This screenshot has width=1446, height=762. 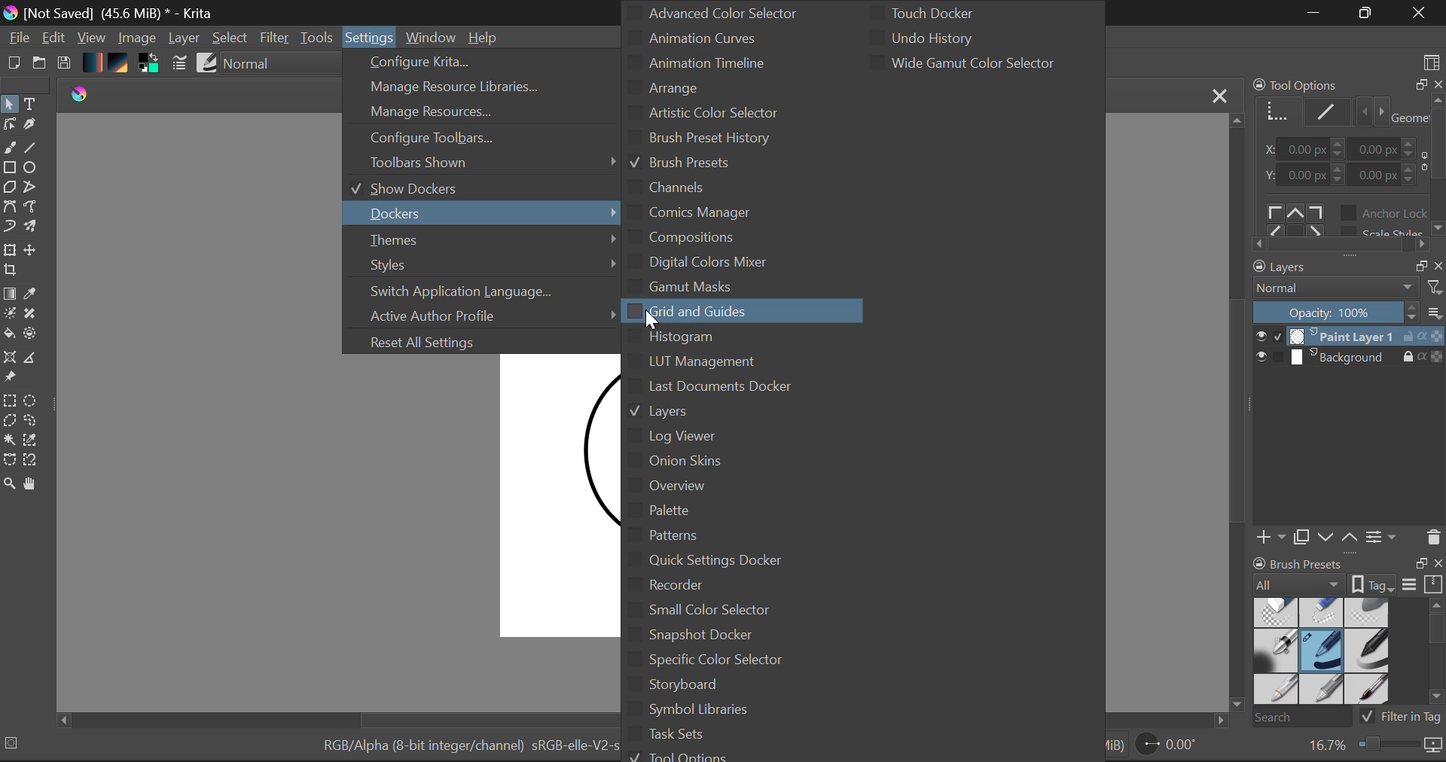 I want to click on Toolbars Shown, so click(x=482, y=163).